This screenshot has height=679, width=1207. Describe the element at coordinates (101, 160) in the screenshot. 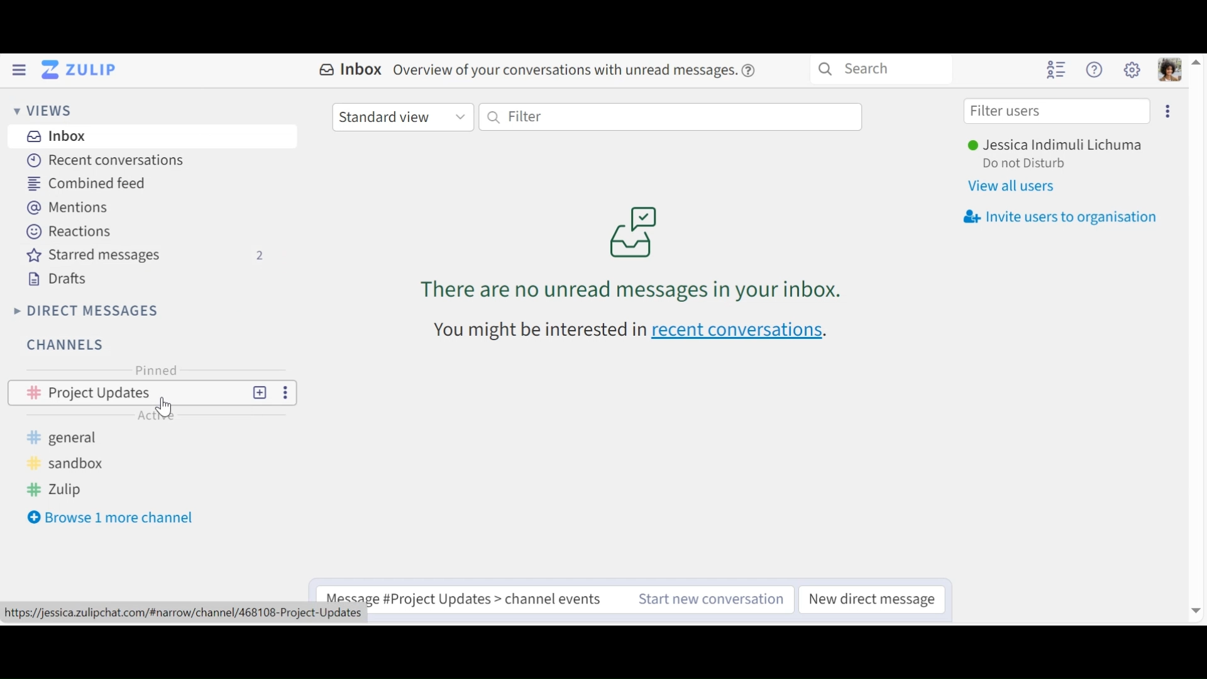

I see `Recent Conversations` at that location.